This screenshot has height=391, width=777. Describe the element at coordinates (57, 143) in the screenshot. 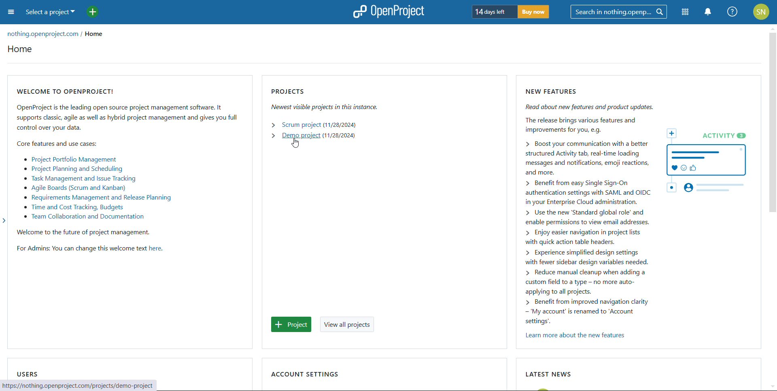

I see `core features and use cases` at that location.